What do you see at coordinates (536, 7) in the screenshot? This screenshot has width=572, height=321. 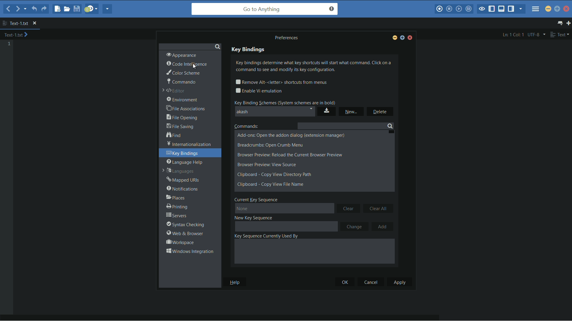 I see `menu` at bounding box center [536, 7].